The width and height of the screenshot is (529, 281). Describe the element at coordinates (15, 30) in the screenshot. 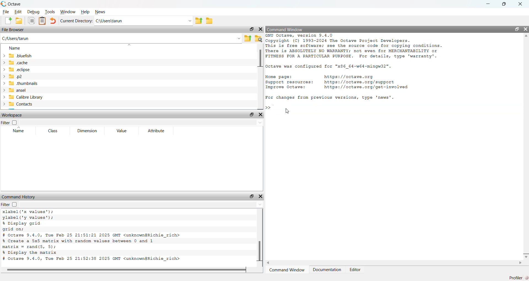

I see `File Browser` at that location.